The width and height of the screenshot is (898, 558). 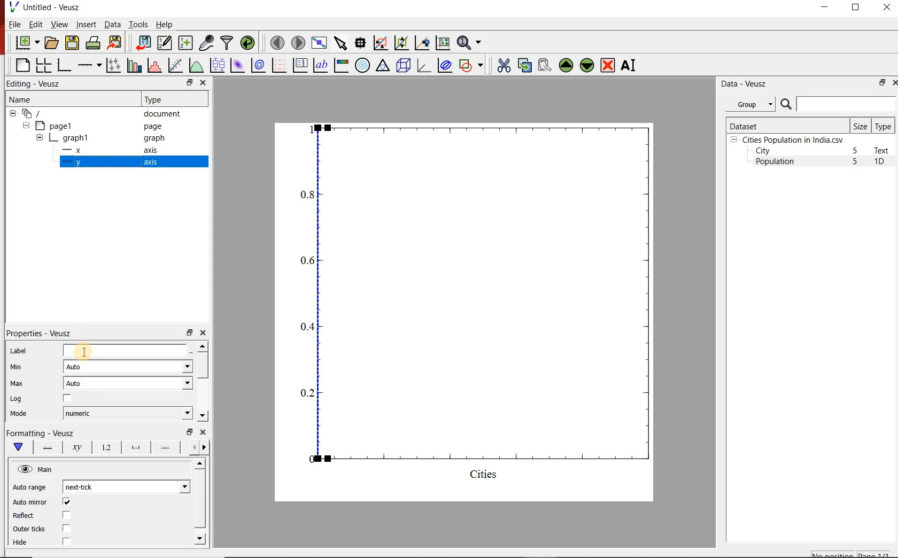 What do you see at coordinates (297, 42) in the screenshot?
I see `move to the next page` at bounding box center [297, 42].